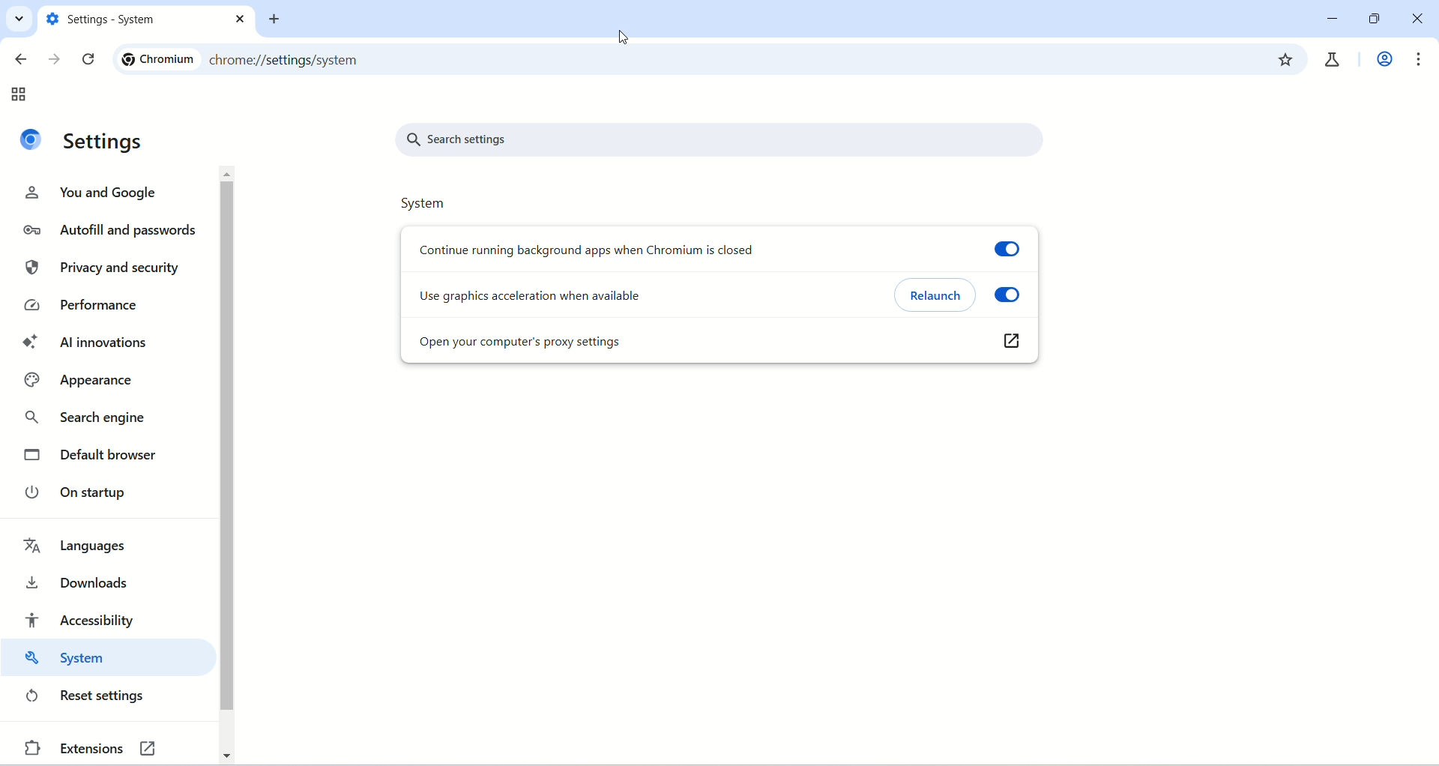 This screenshot has width=1439, height=766. Describe the element at coordinates (89, 421) in the screenshot. I see `search engine` at that location.